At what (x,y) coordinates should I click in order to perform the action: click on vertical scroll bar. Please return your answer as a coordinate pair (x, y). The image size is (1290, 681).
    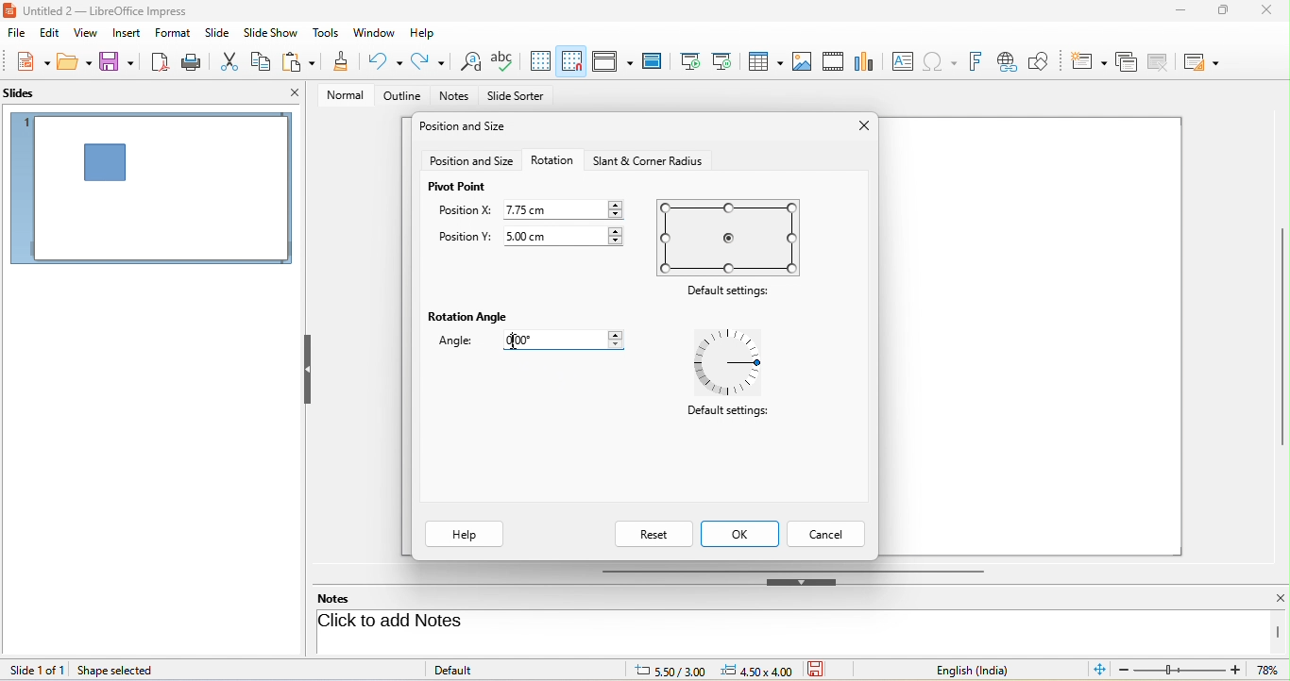
    Looking at the image, I should click on (1282, 337).